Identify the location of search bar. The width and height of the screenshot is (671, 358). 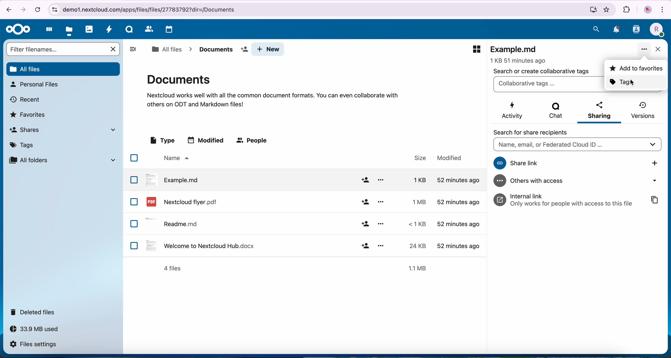
(57, 49).